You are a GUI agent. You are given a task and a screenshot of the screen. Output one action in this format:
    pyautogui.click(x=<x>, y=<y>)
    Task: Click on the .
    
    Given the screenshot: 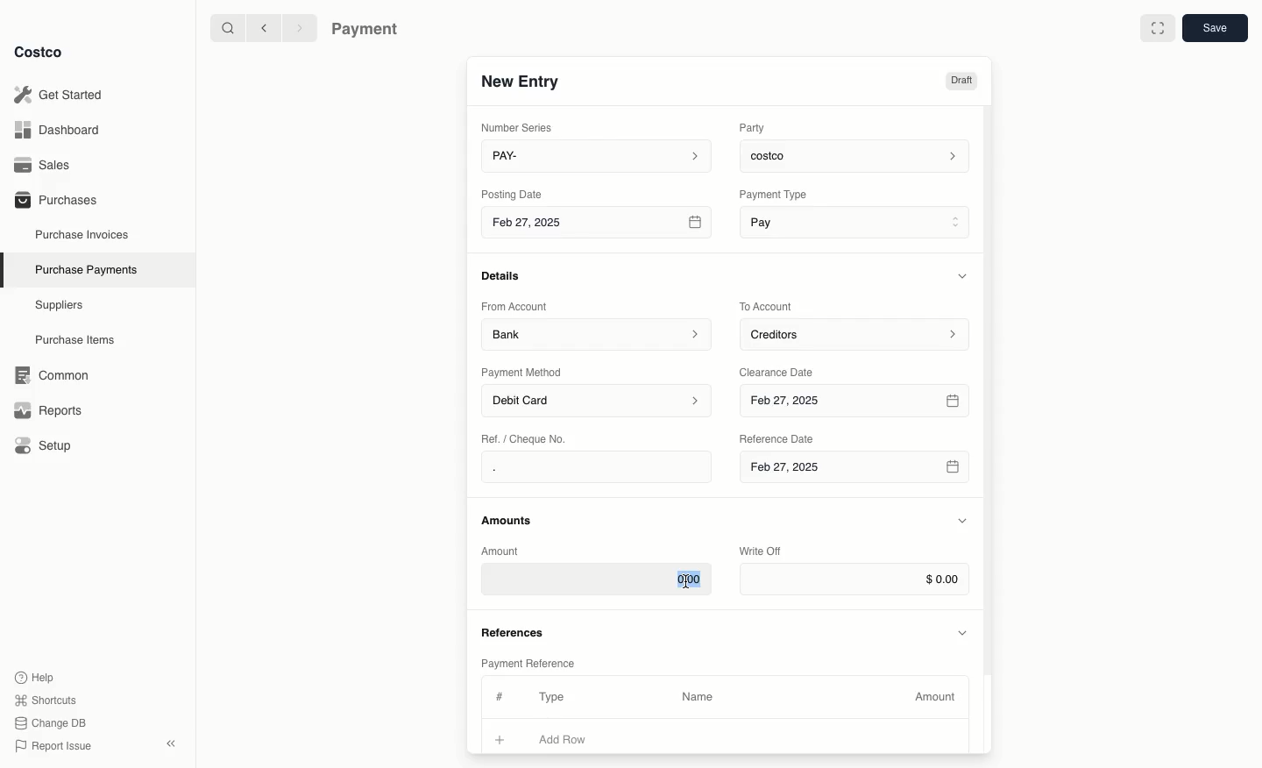 What is the action you would take?
    pyautogui.click(x=546, y=467)
    